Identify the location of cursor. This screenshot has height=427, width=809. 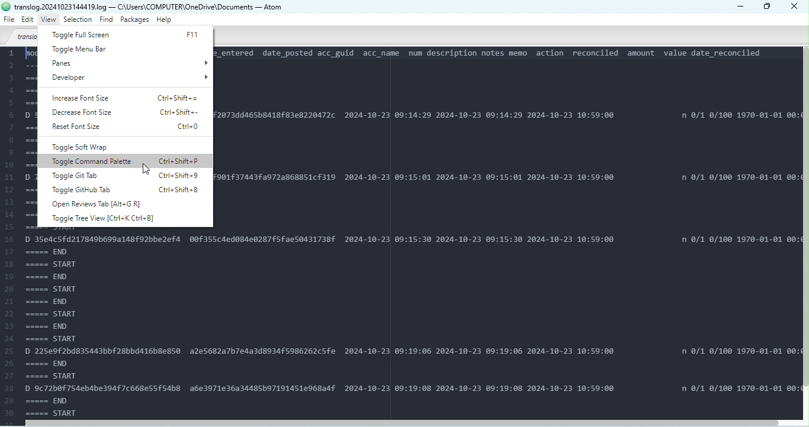
(148, 170).